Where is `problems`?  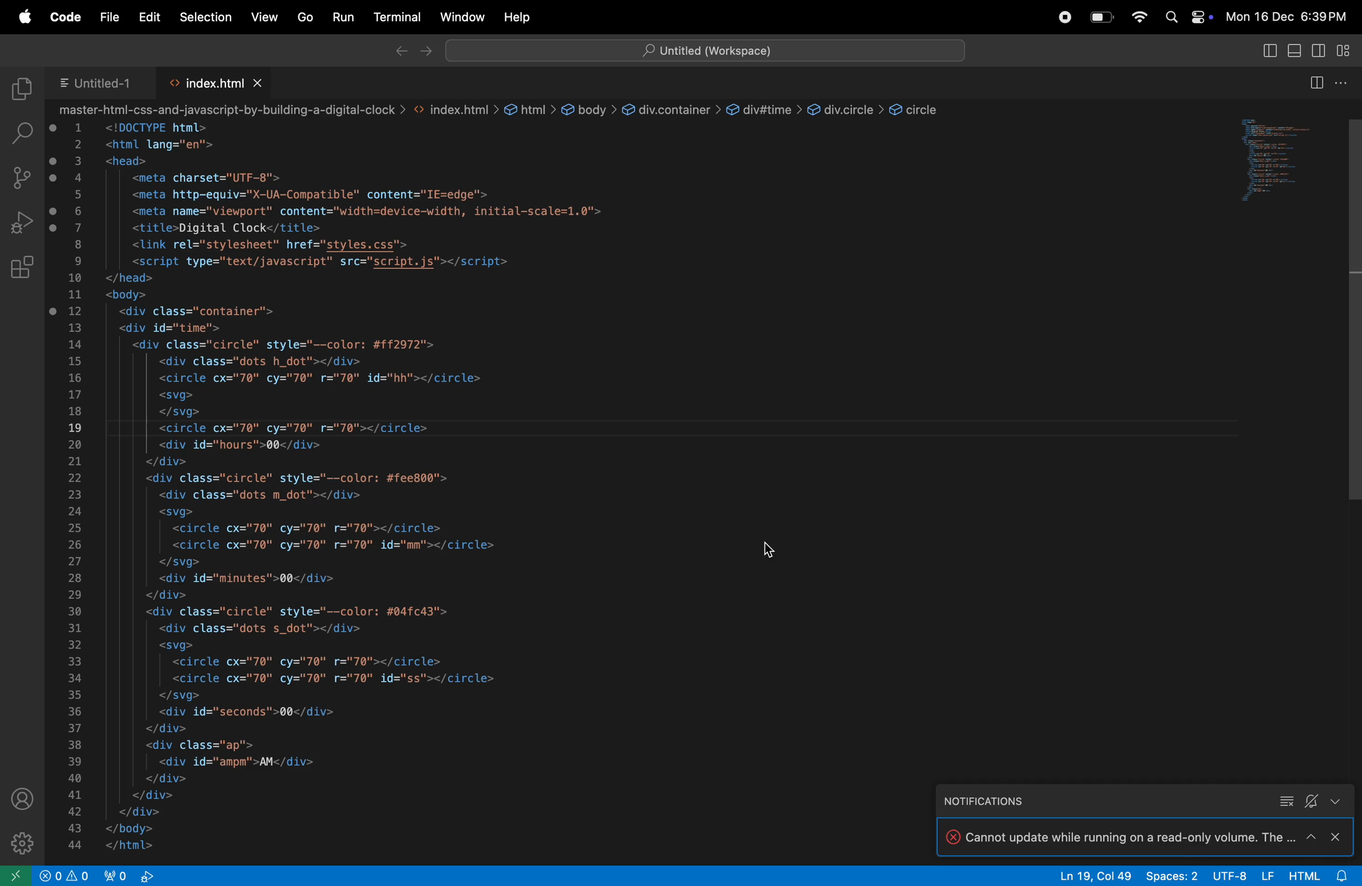 problems is located at coordinates (67, 875).